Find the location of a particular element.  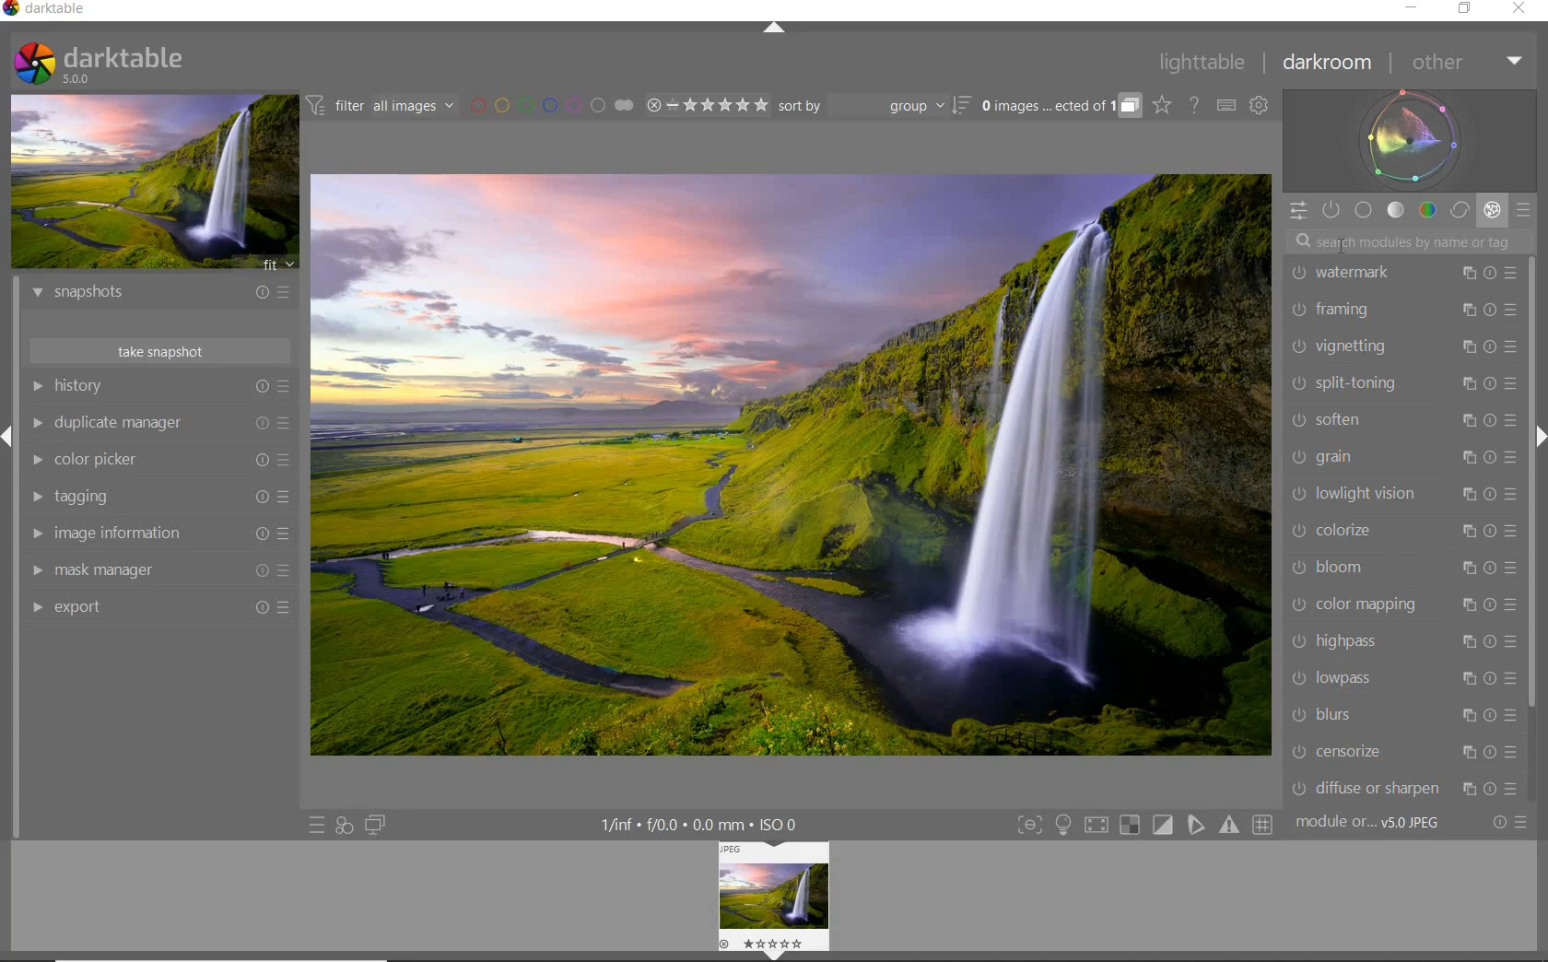

SELECTED IMAGE is located at coordinates (792, 463).